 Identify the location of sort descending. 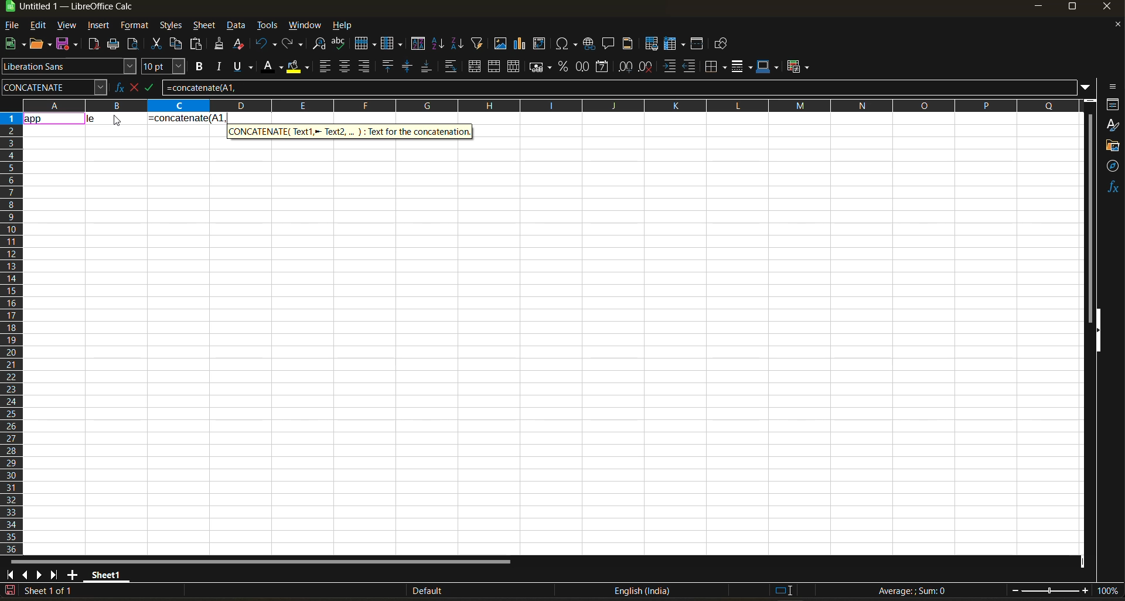
(456, 43).